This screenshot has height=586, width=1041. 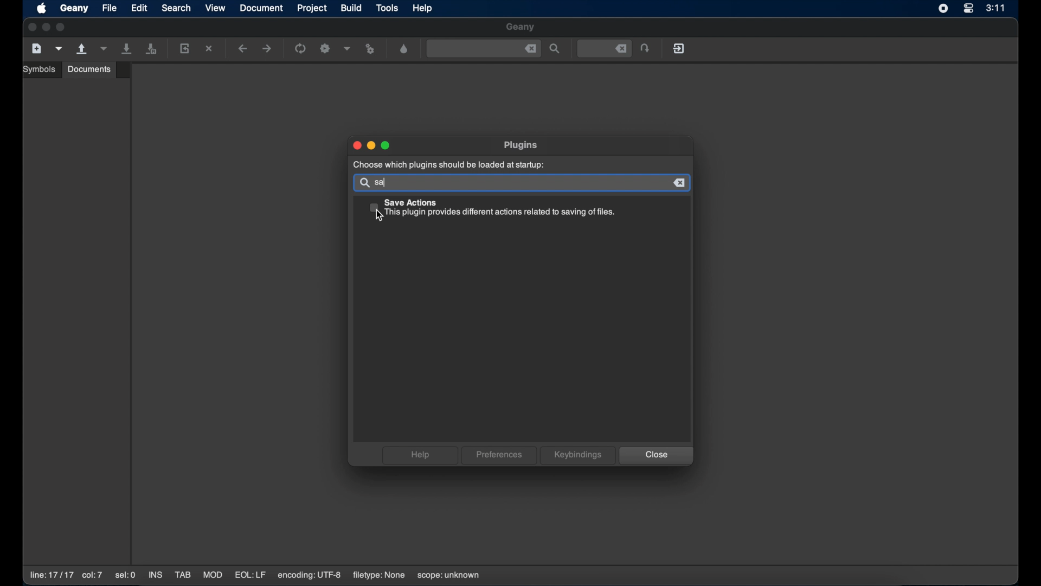 I want to click on close, so click(x=31, y=28).